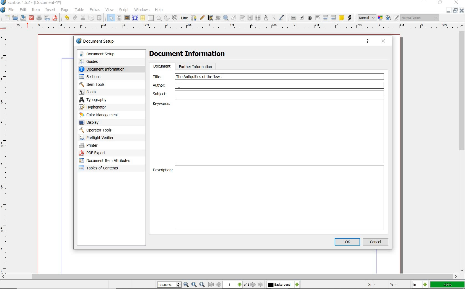  What do you see at coordinates (349, 18) in the screenshot?
I see `link annotation` at bounding box center [349, 18].